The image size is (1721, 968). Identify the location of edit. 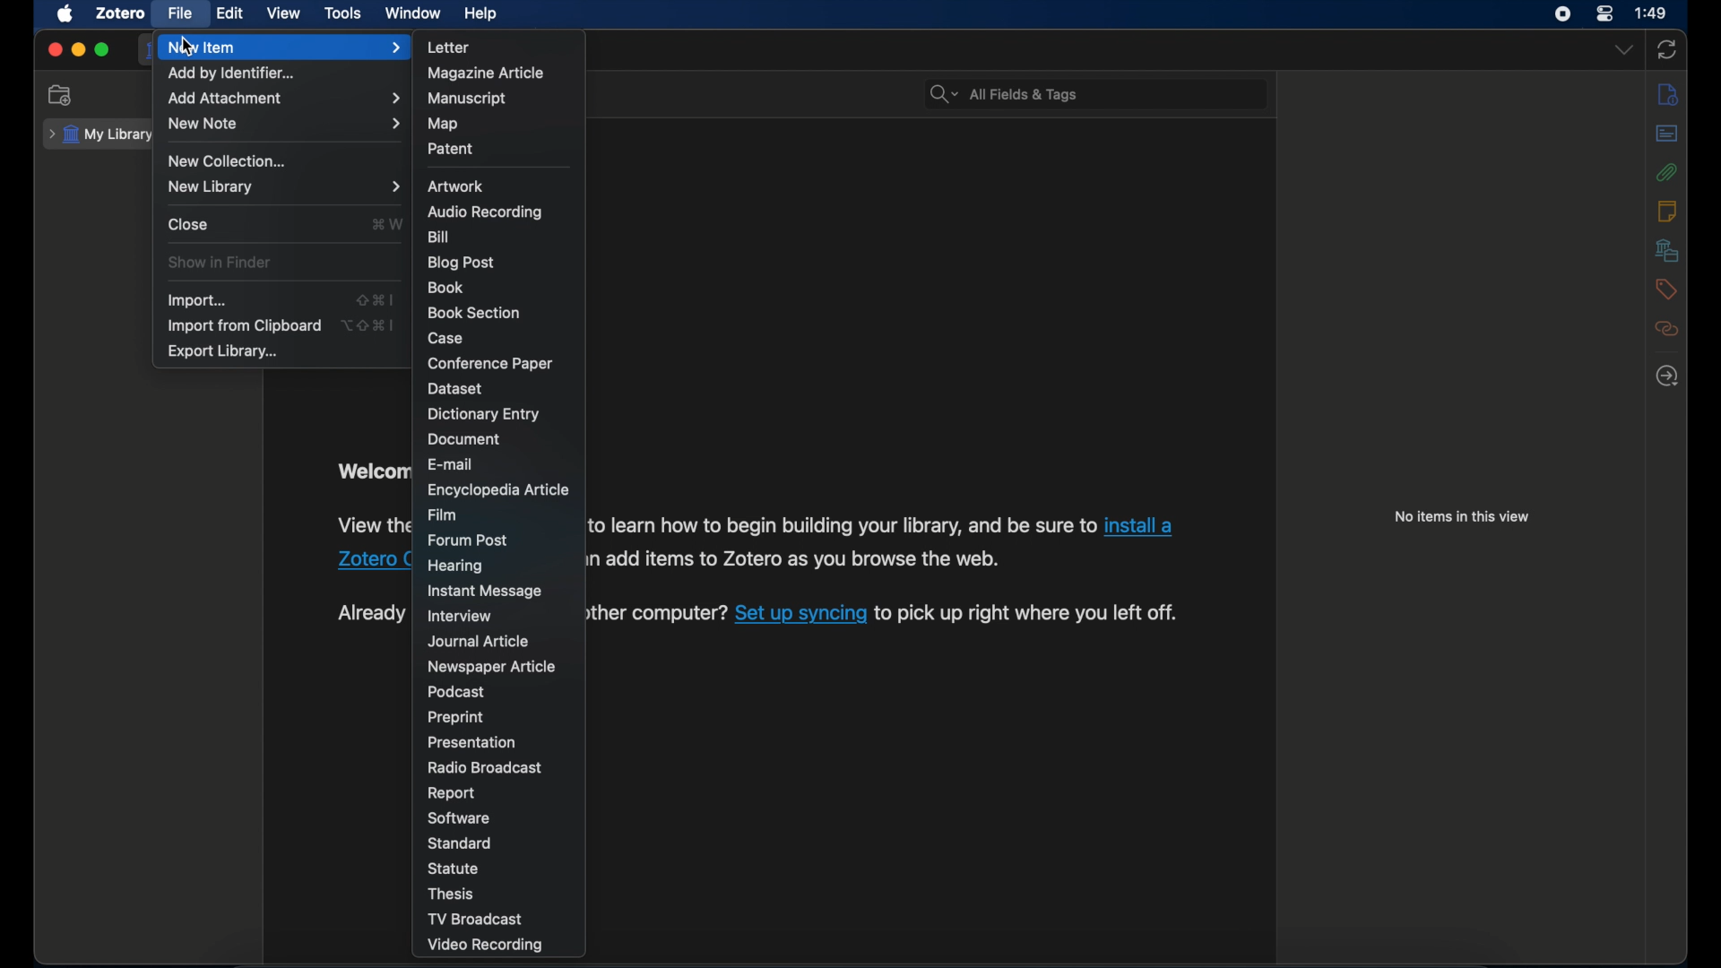
(231, 13).